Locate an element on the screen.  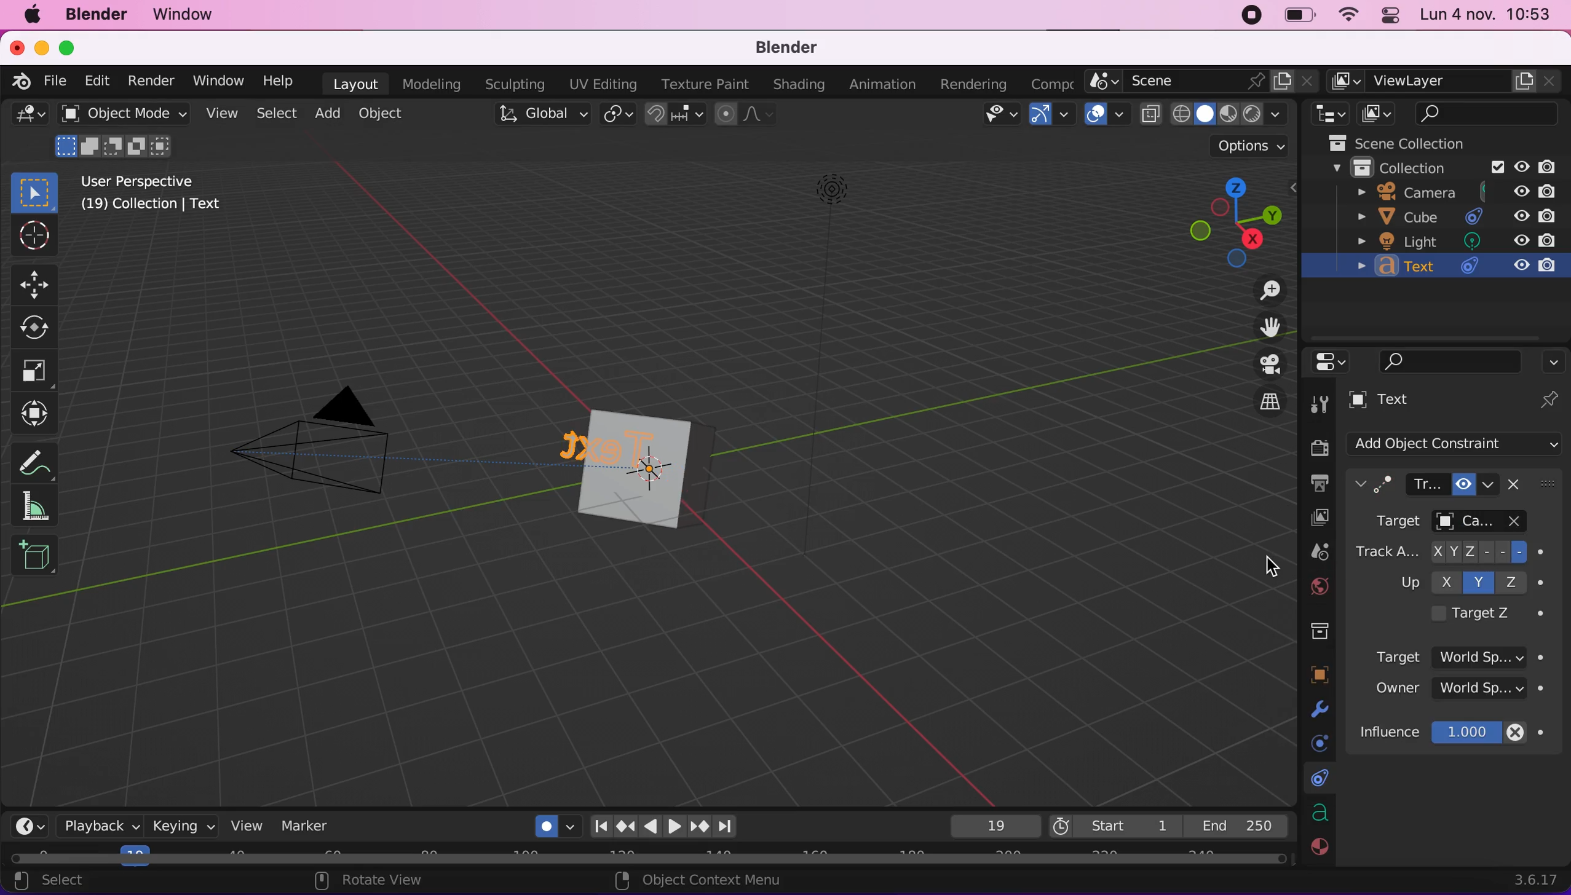
animation is located at coordinates (885, 84).